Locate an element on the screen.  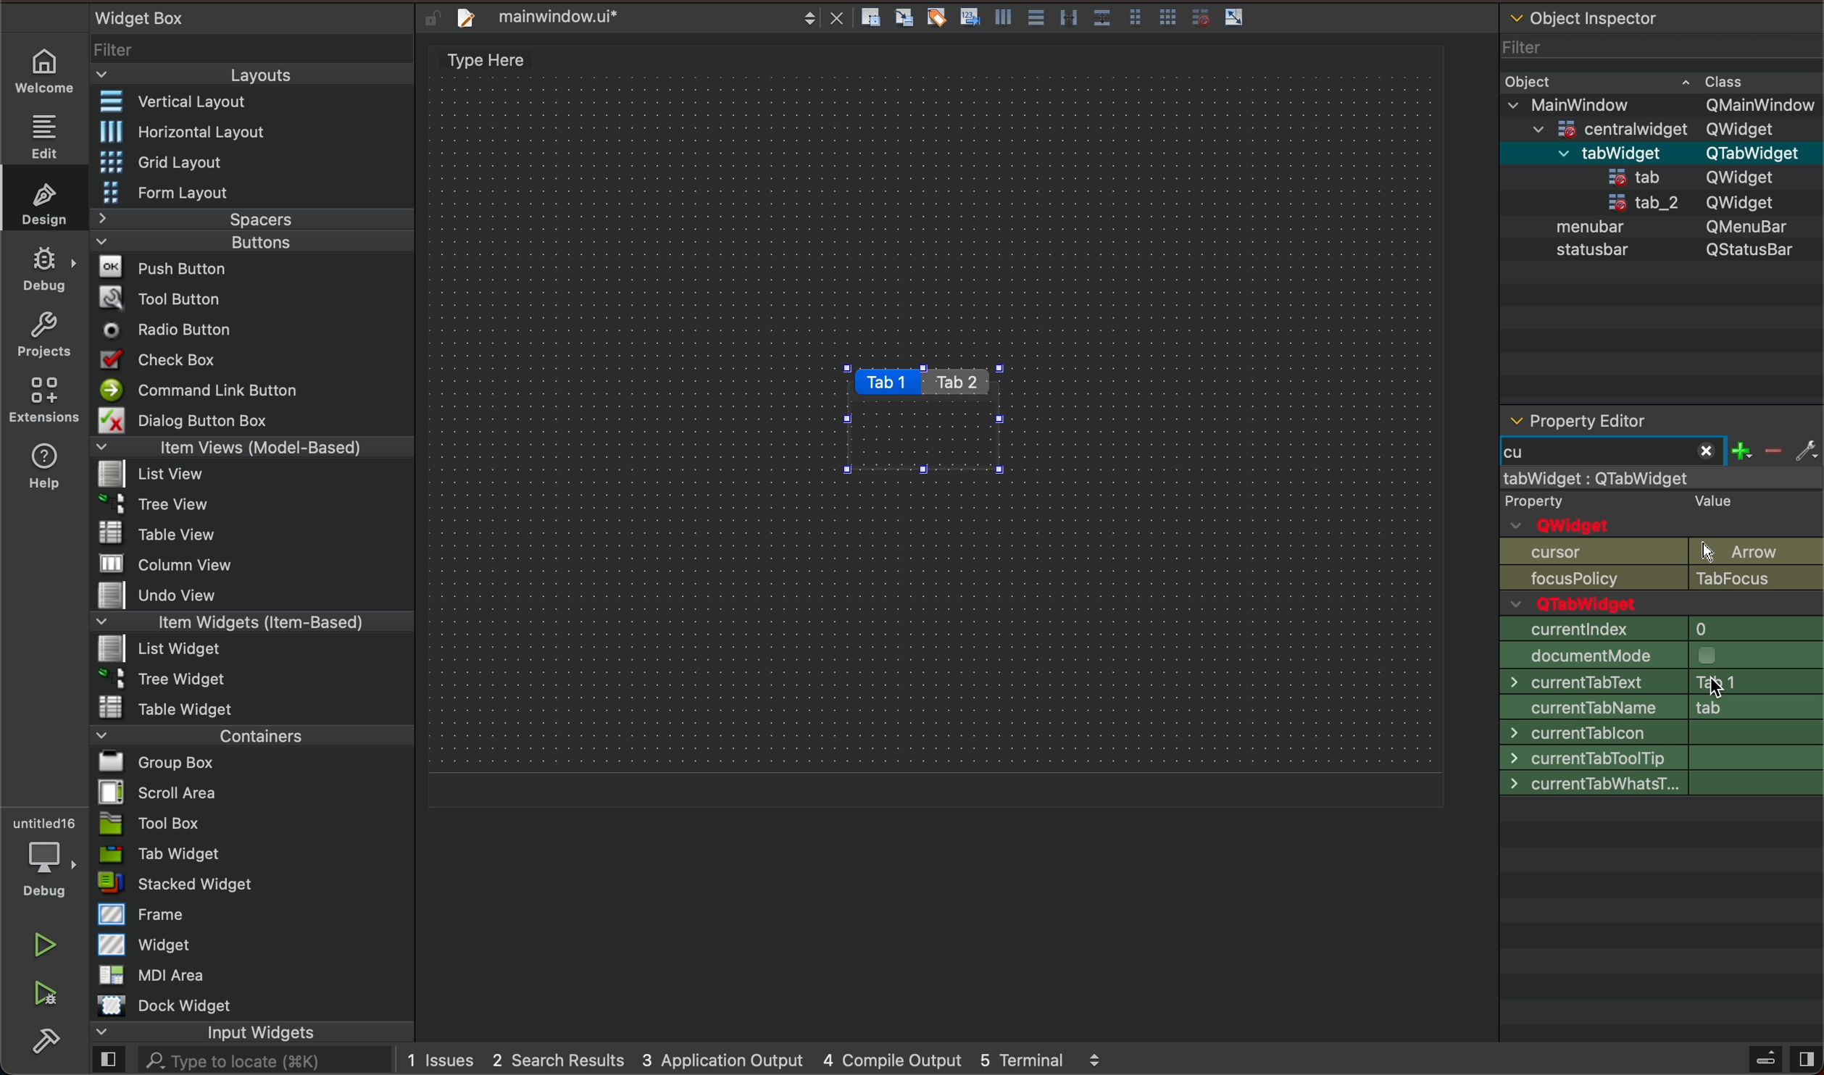
mainwindow is located at coordinates (1665, 477).